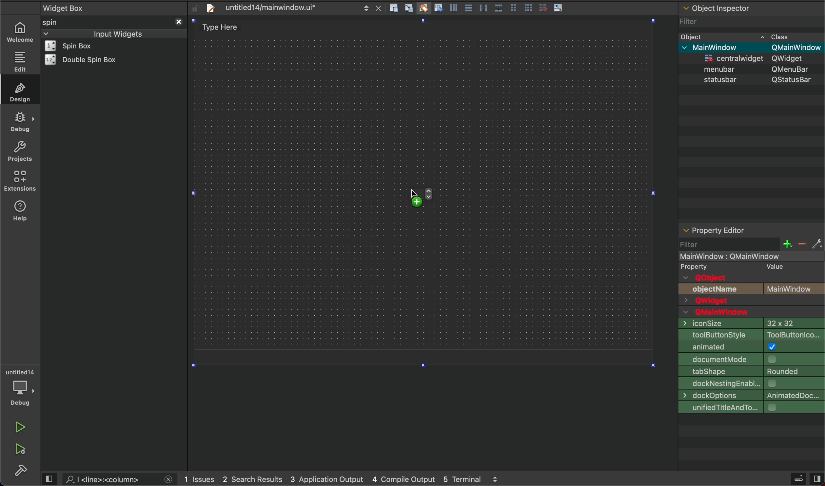 The width and height of the screenshot is (825, 486). What do you see at coordinates (750, 396) in the screenshot?
I see `dock option` at bounding box center [750, 396].